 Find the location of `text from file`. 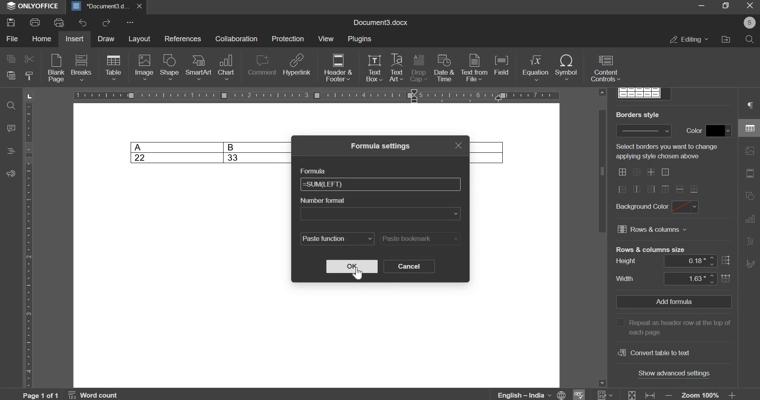

text from file is located at coordinates (474, 68).